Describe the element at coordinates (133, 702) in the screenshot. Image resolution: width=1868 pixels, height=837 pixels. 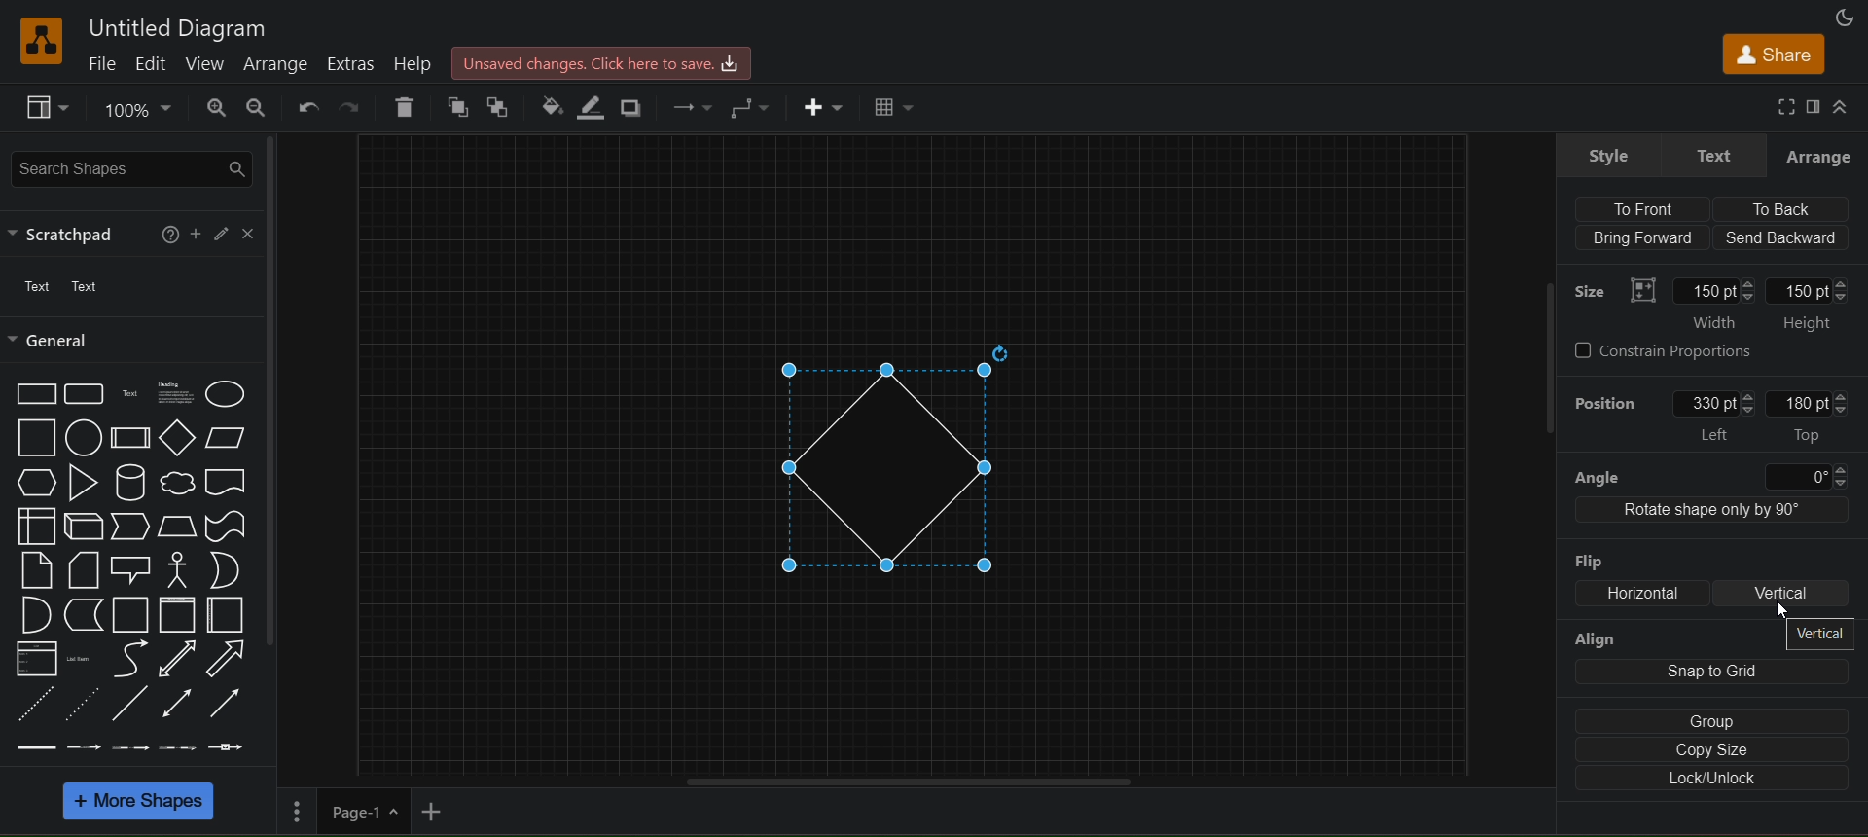
I see `line` at that location.